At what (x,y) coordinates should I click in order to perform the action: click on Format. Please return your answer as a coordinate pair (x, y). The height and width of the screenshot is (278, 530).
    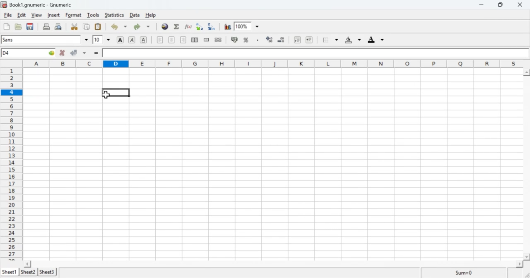
    Looking at the image, I should click on (73, 15).